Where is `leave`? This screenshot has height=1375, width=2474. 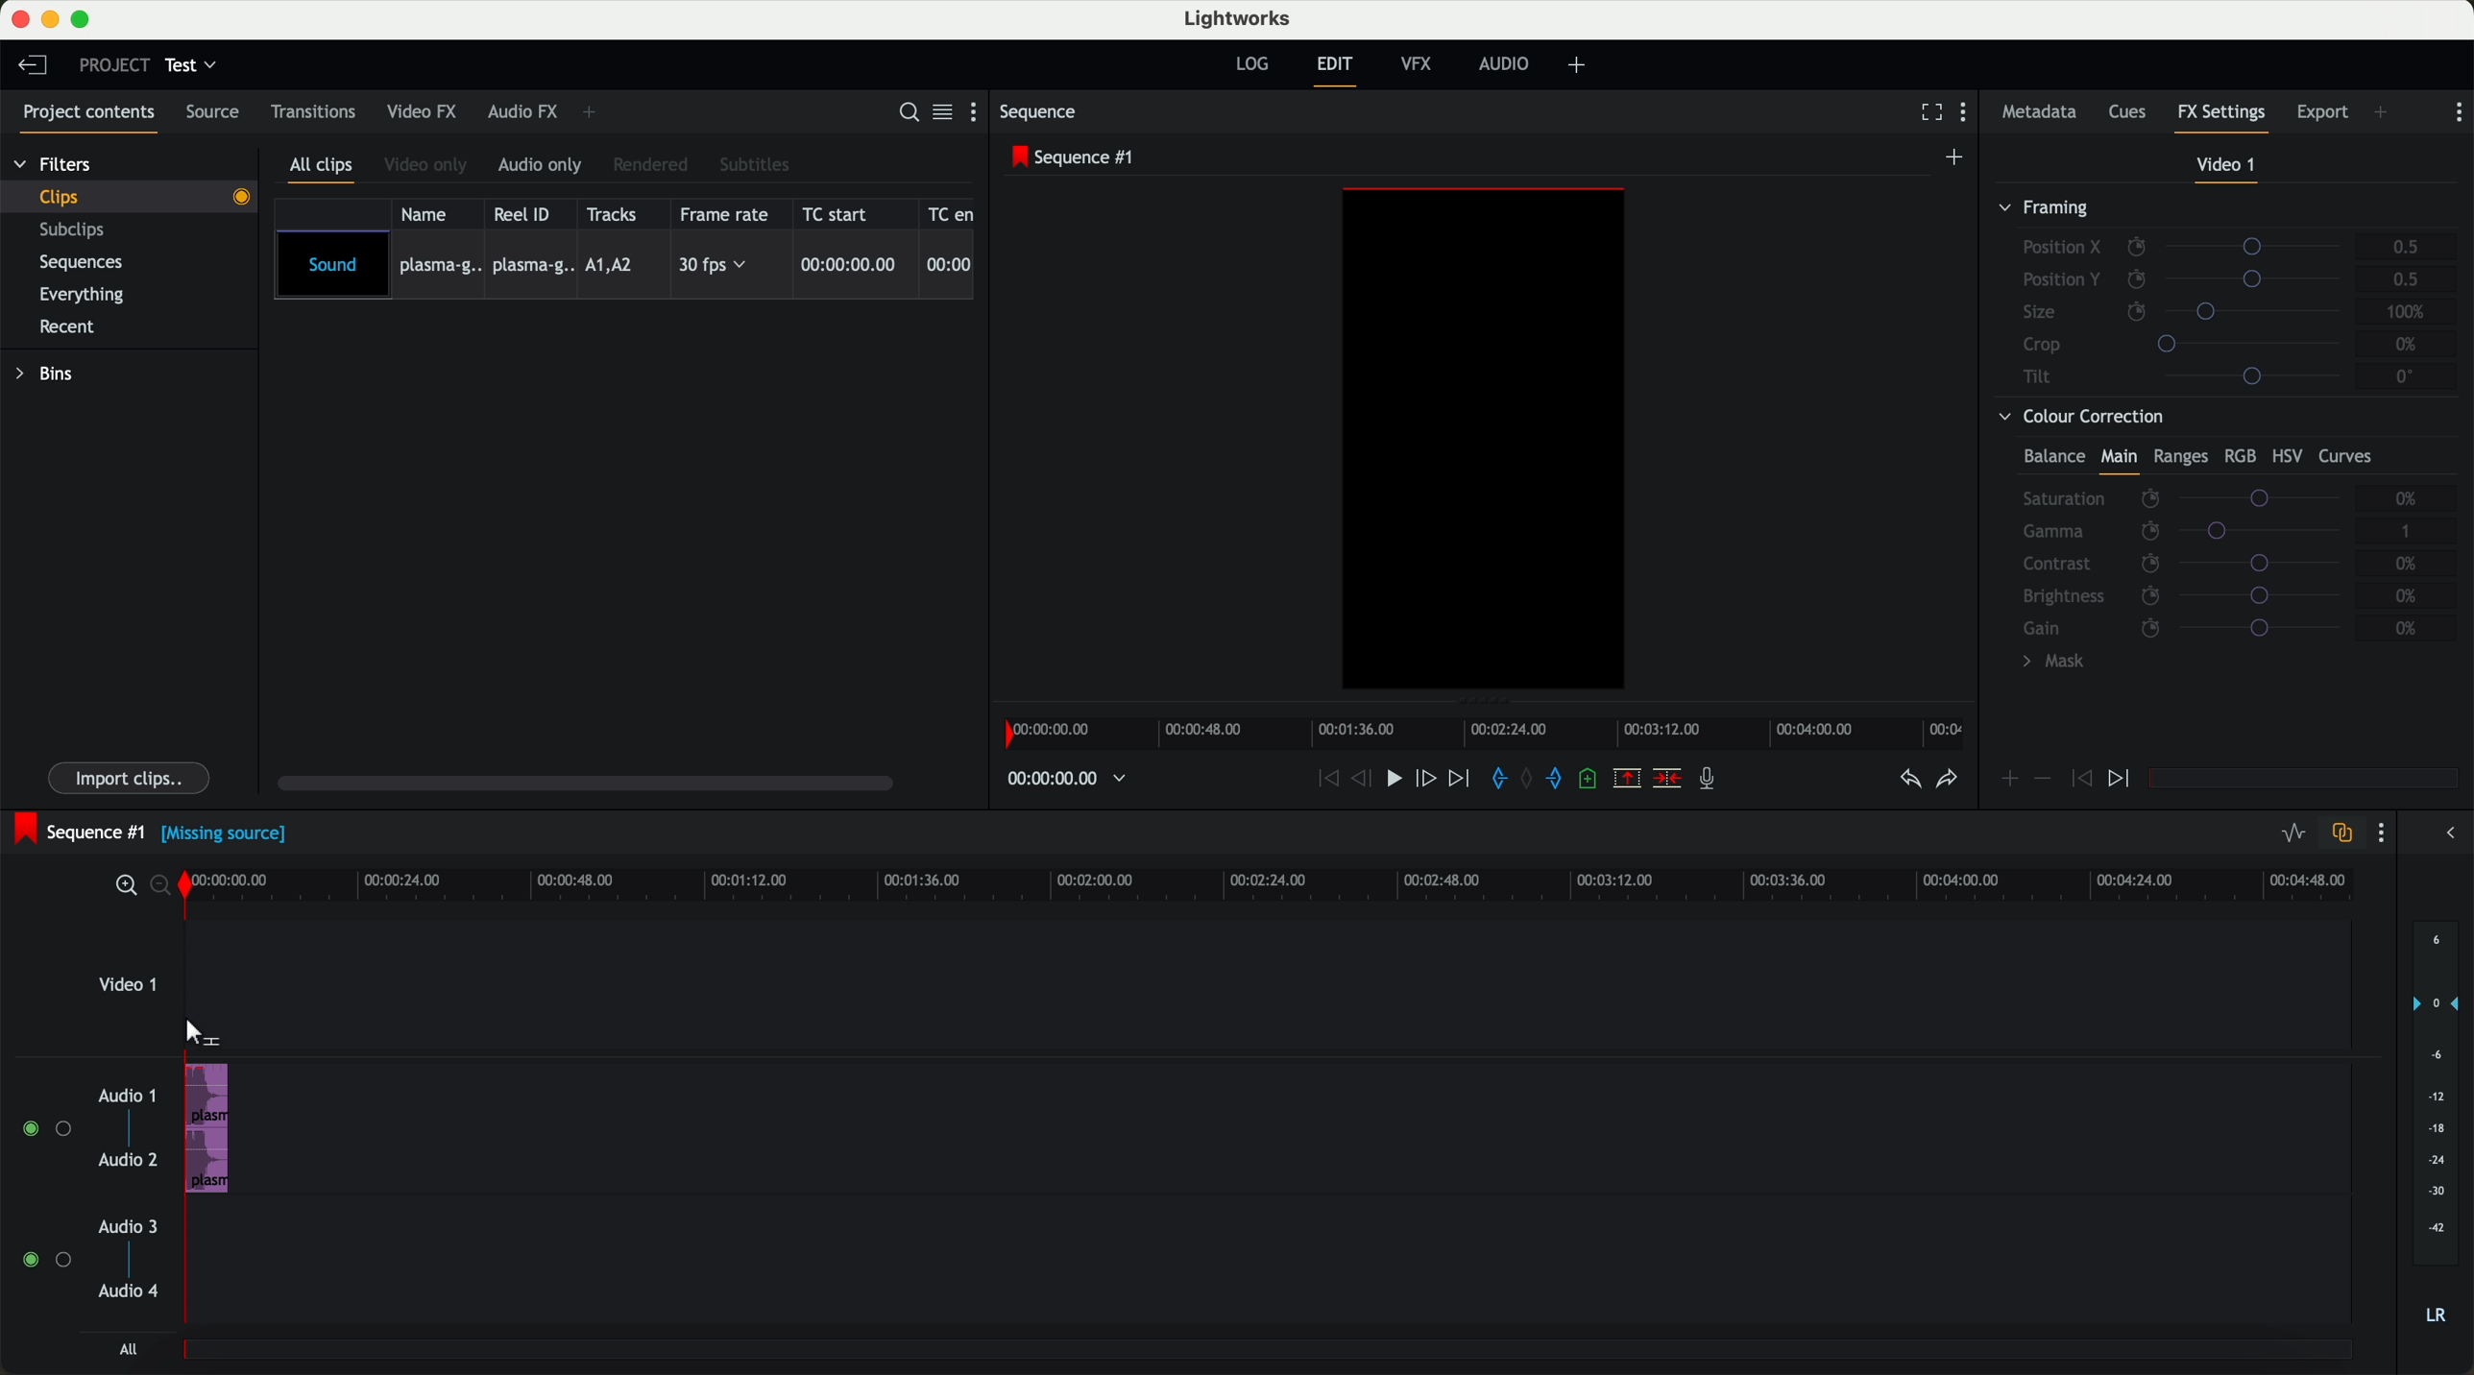 leave is located at coordinates (36, 69).